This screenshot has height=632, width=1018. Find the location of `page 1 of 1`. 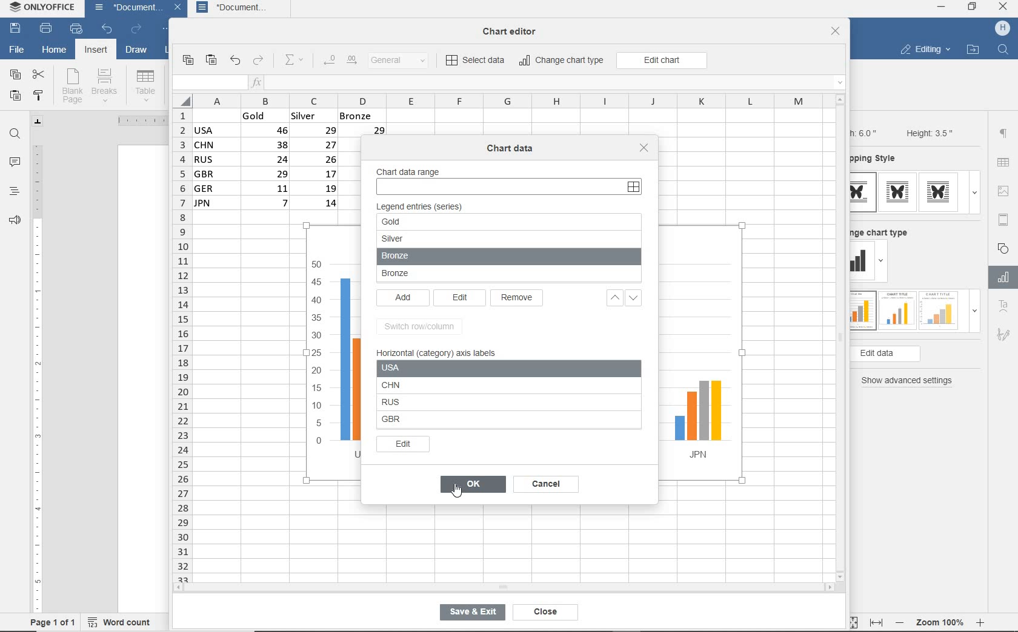

page 1 of 1 is located at coordinates (53, 622).